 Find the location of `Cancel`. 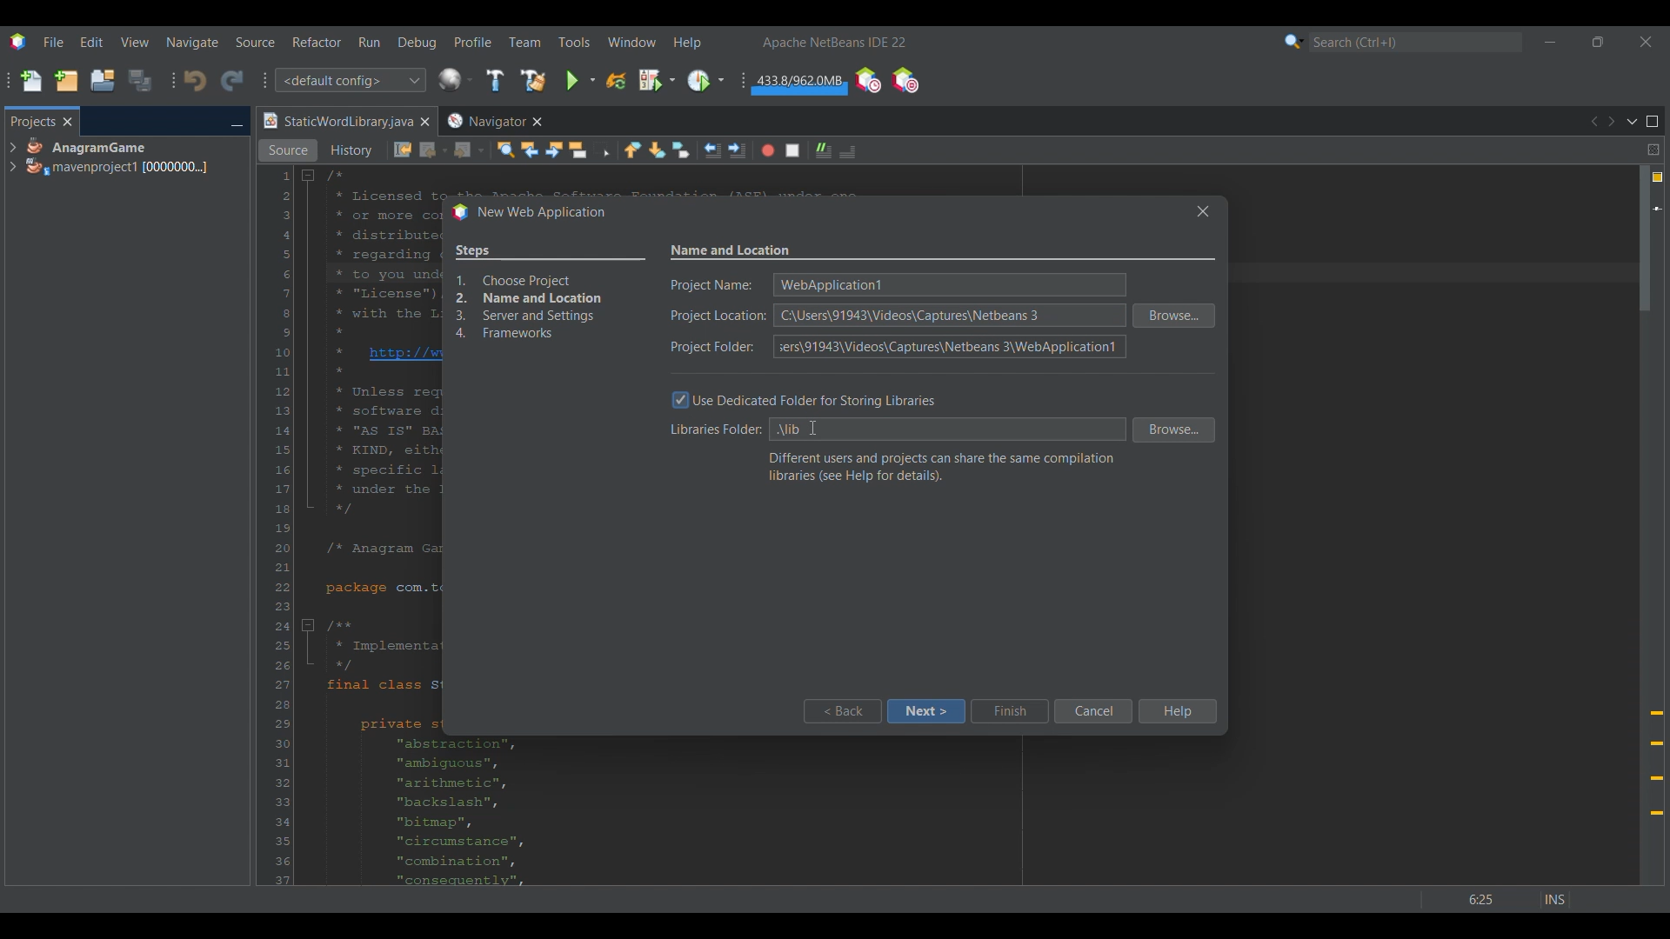

Cancel is located at coordinates (1092, 711).